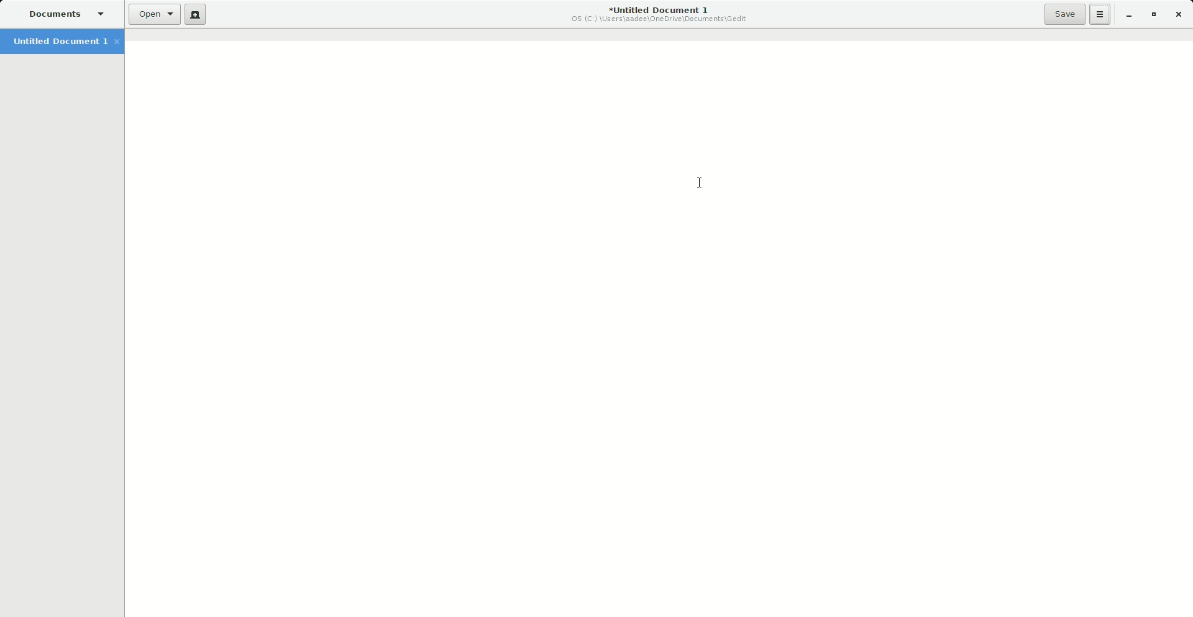  Describe the element at coordinates (1153, 14) in the screenshot. I see `Restore` at that location.